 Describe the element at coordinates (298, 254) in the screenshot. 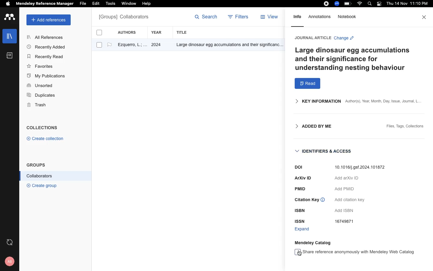

I see `cursor` at that location.